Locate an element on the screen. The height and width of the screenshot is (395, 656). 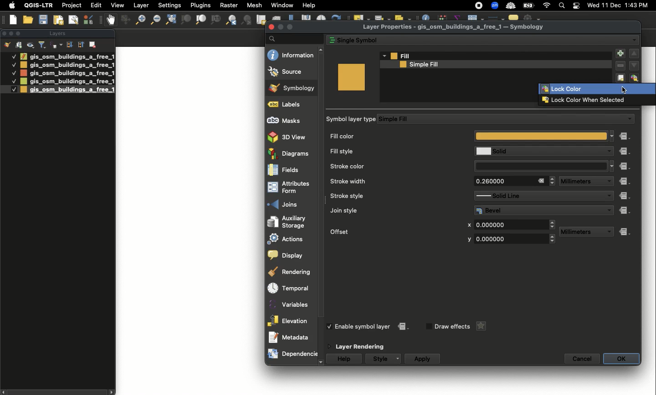
 Millimeters is located at coordinates (577, 182).